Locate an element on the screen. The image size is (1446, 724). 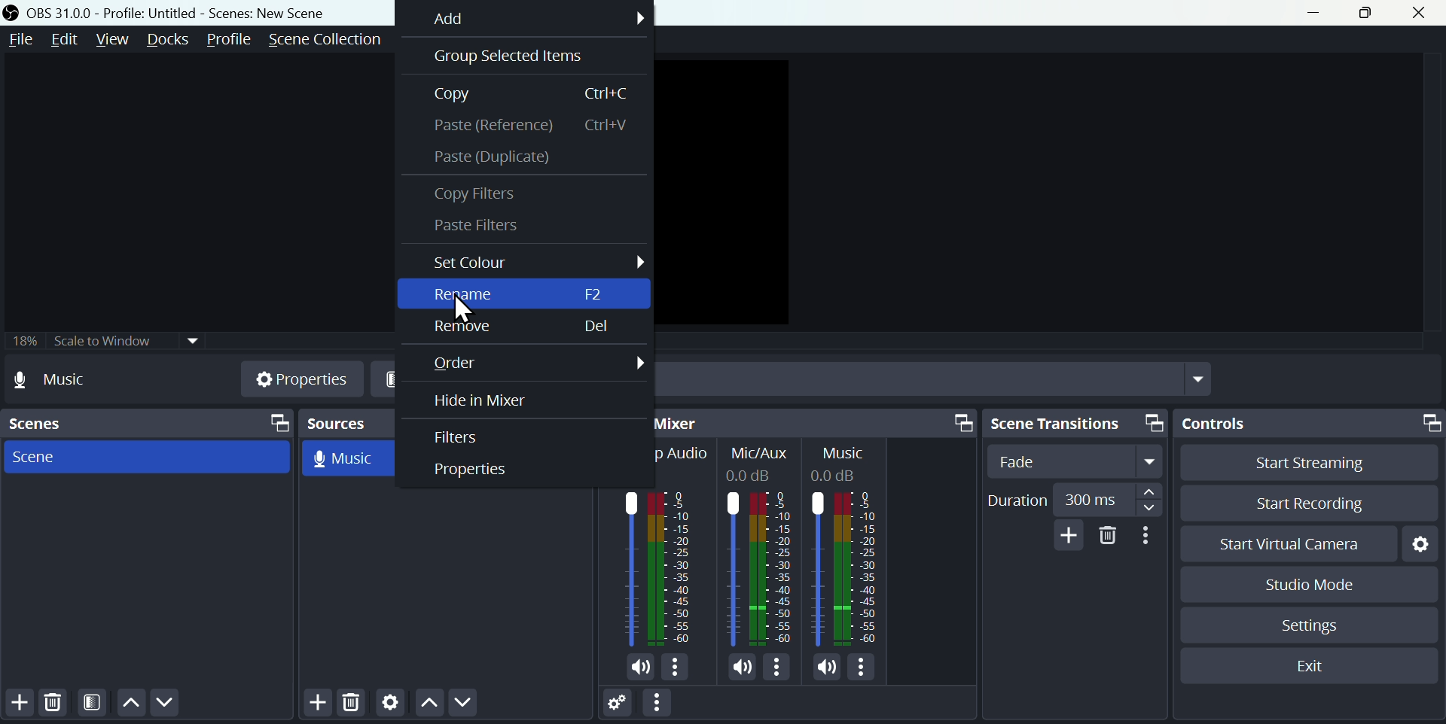
Filters is located at coordinates (453, 438).